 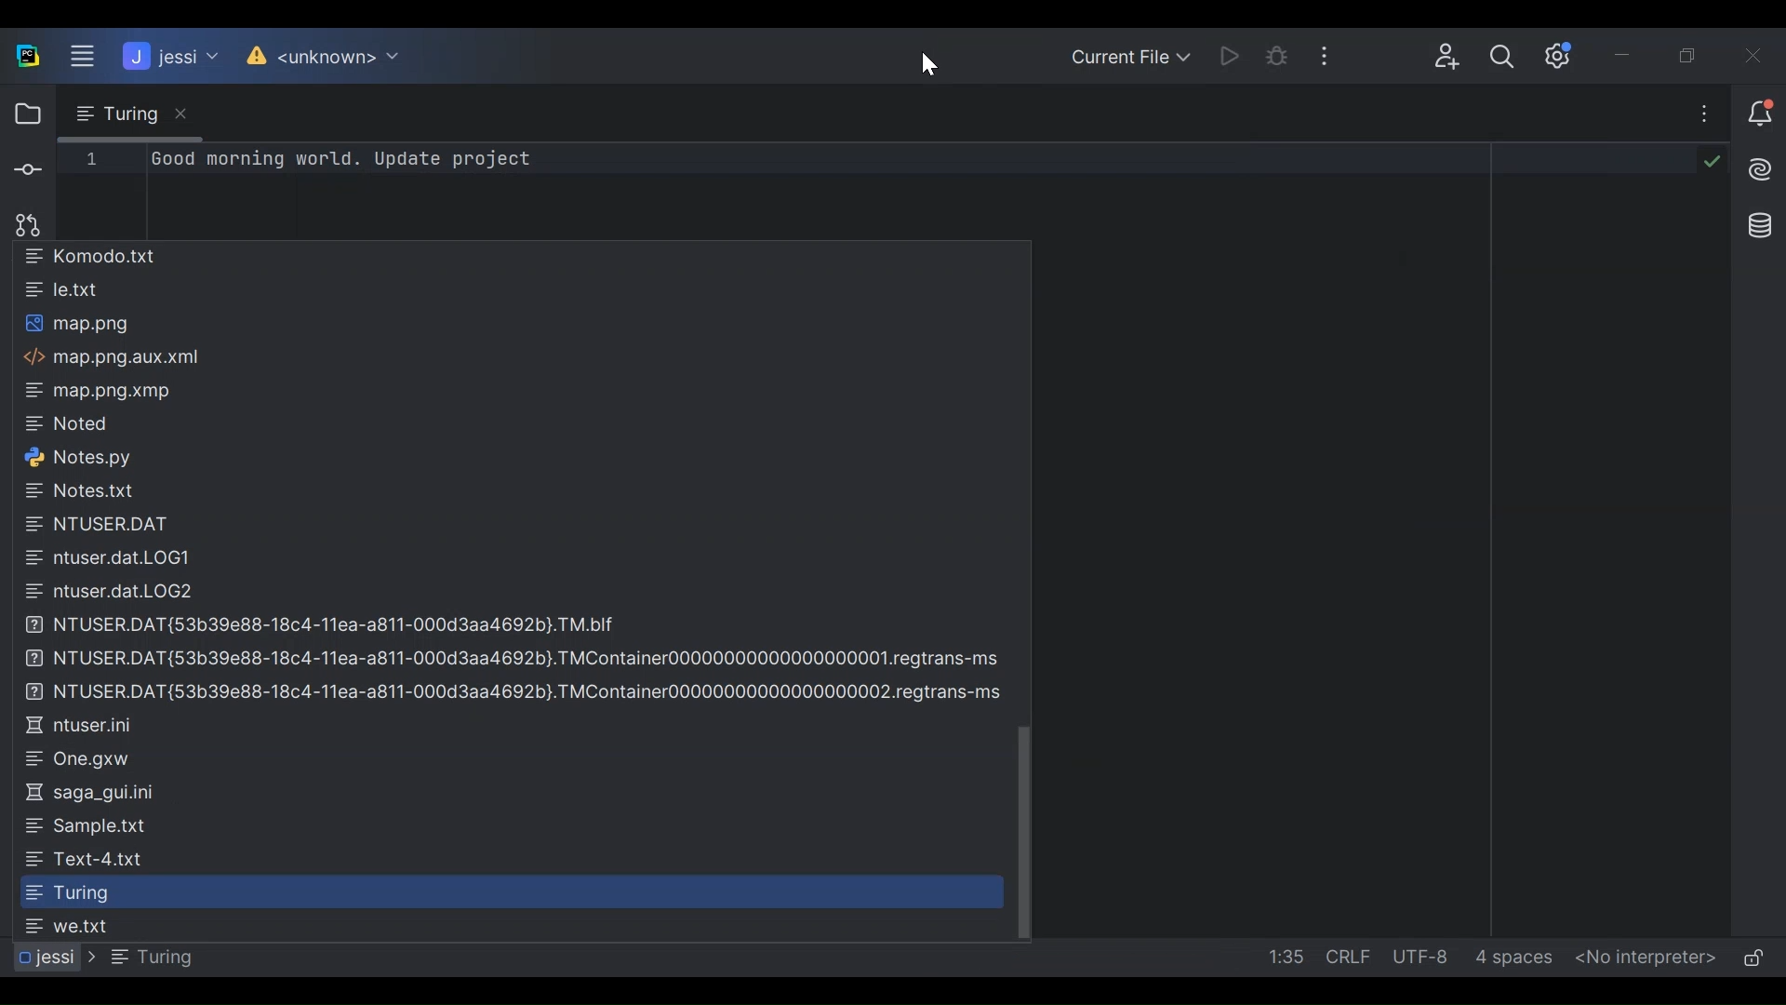 What do you see at coordinates (1696, 116) in the screenshot?
I see `More` at bounding box center [1696, 116].